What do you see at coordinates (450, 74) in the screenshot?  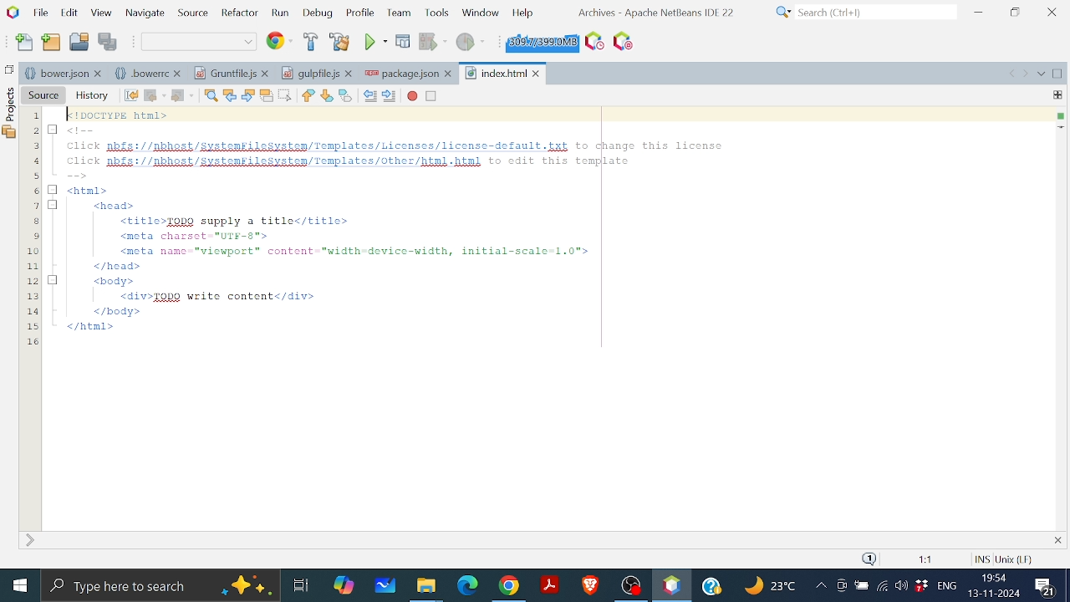 I see `close` at bounding box center [450, 74].